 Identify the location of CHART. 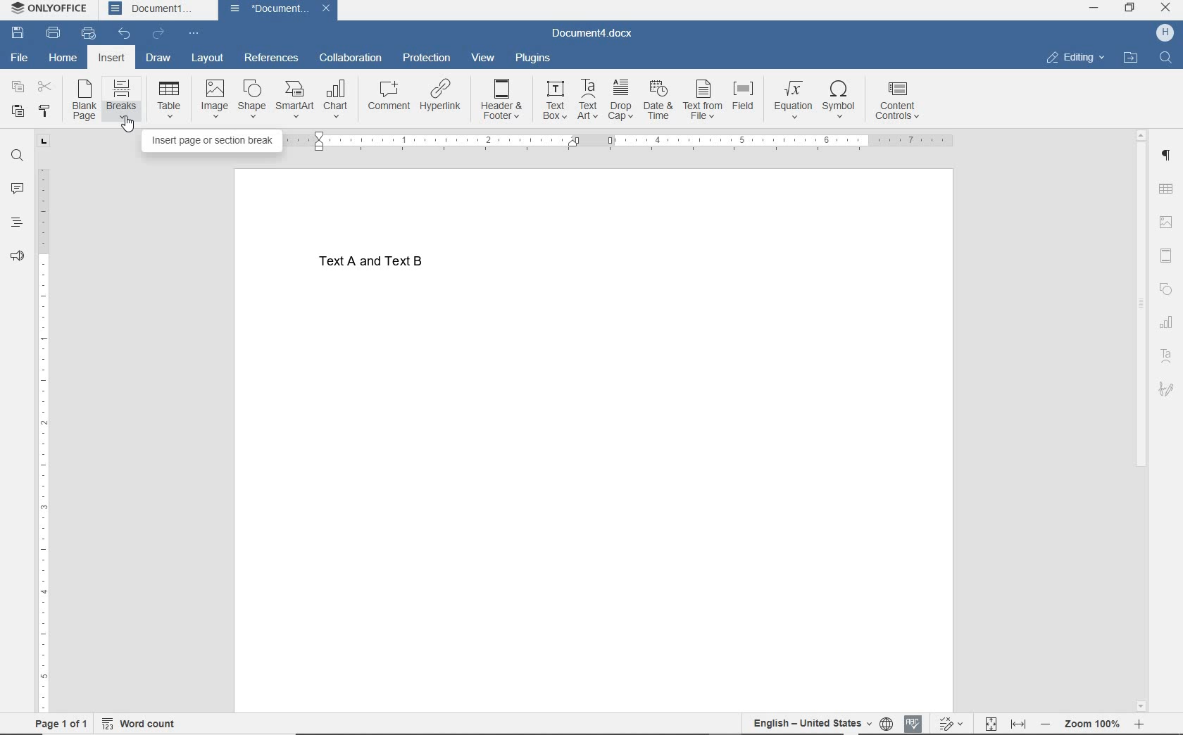
(337, 98).